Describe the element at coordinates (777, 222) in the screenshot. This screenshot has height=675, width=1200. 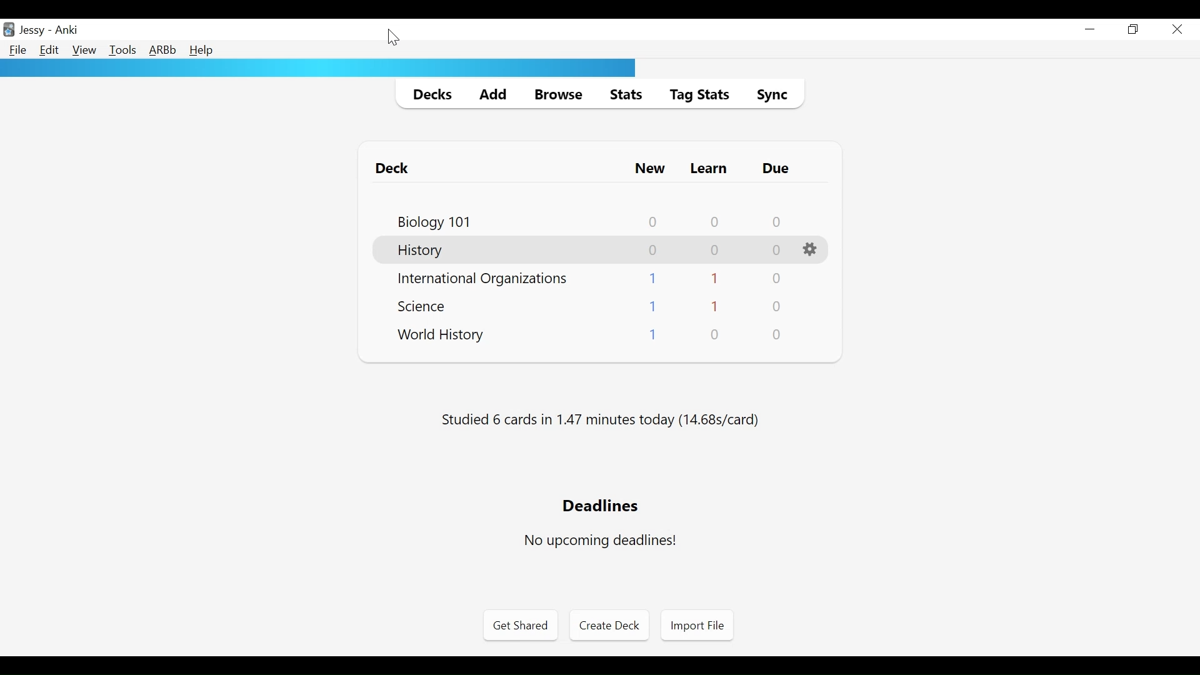
I see `Due Card Count` at that location.